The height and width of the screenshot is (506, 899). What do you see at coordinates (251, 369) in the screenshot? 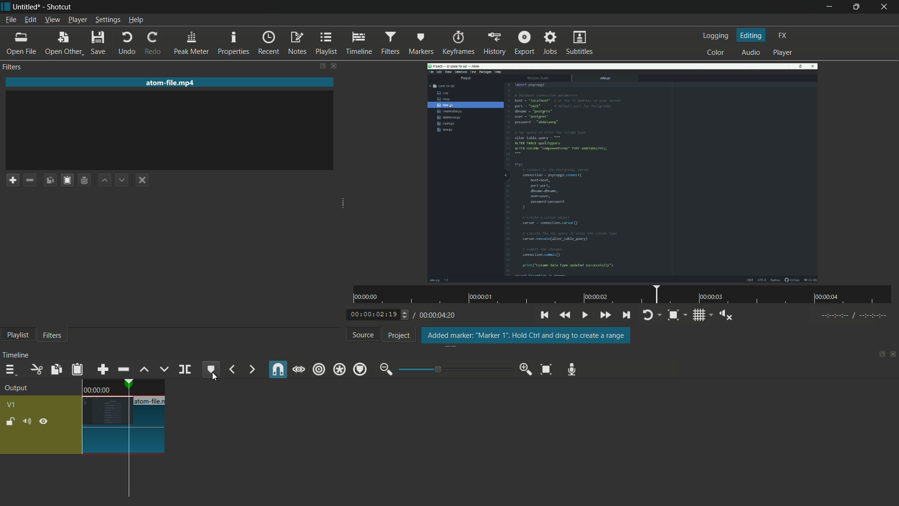
I see `next marker` at bounding box center [251, 369].